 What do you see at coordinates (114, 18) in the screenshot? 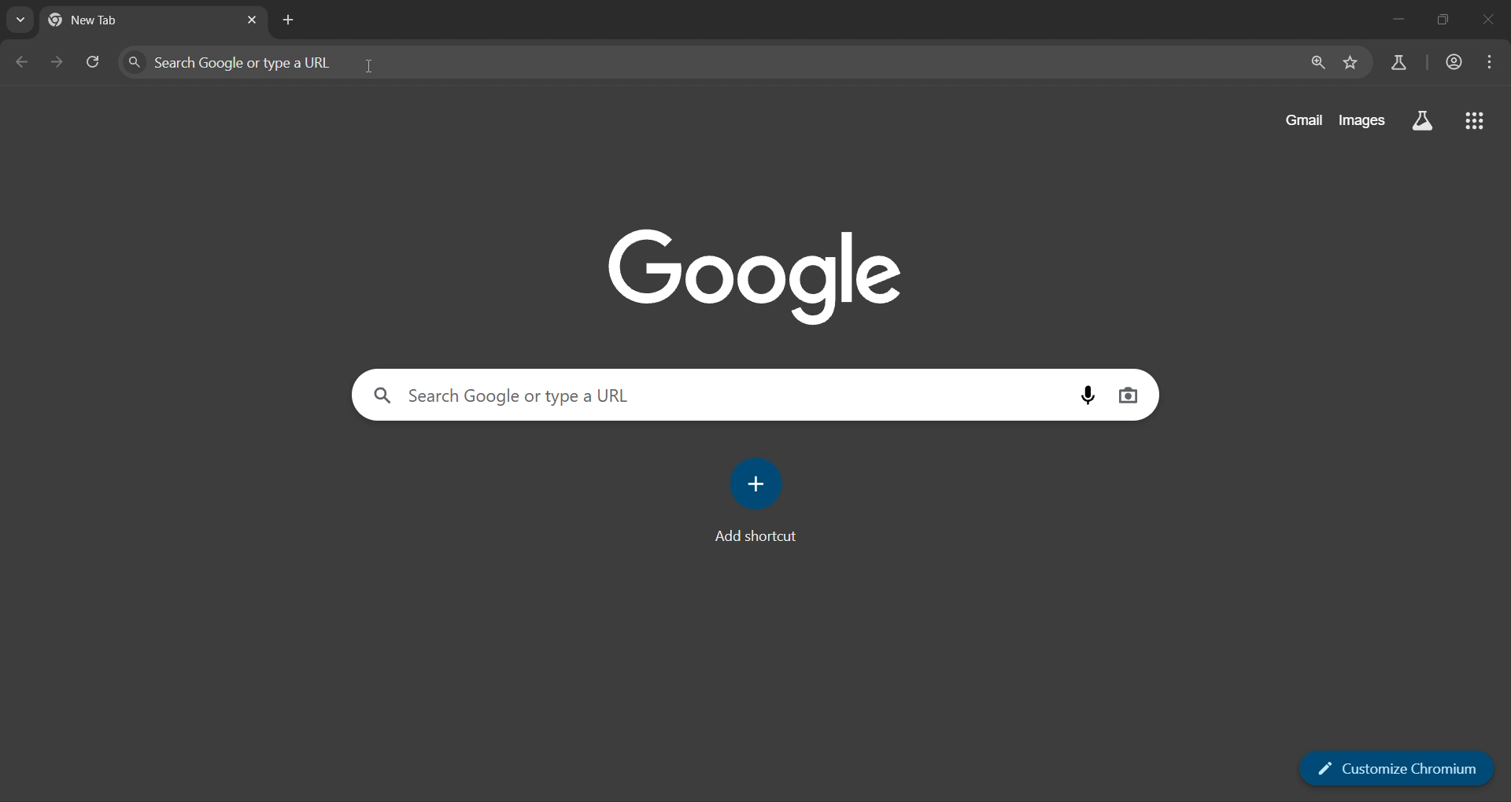
I see `new tab` at bounding box center [114, 18].